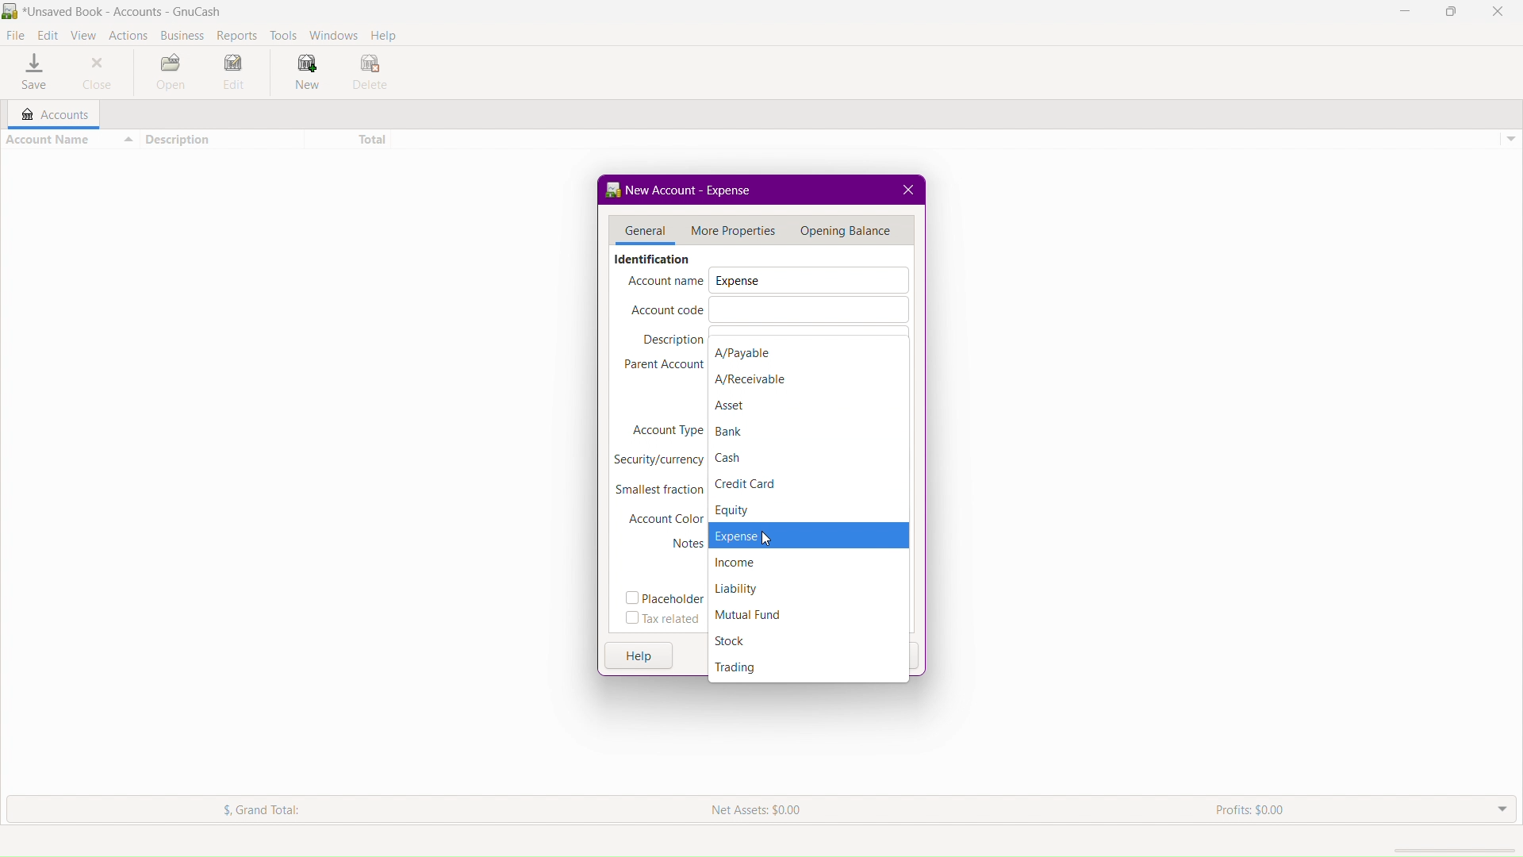 The height and width of the screenshot is (857, 1523). What do you see at coordinates (729, 459) in the screenshot?
I see `Cash` at bounding box center [729, 459].